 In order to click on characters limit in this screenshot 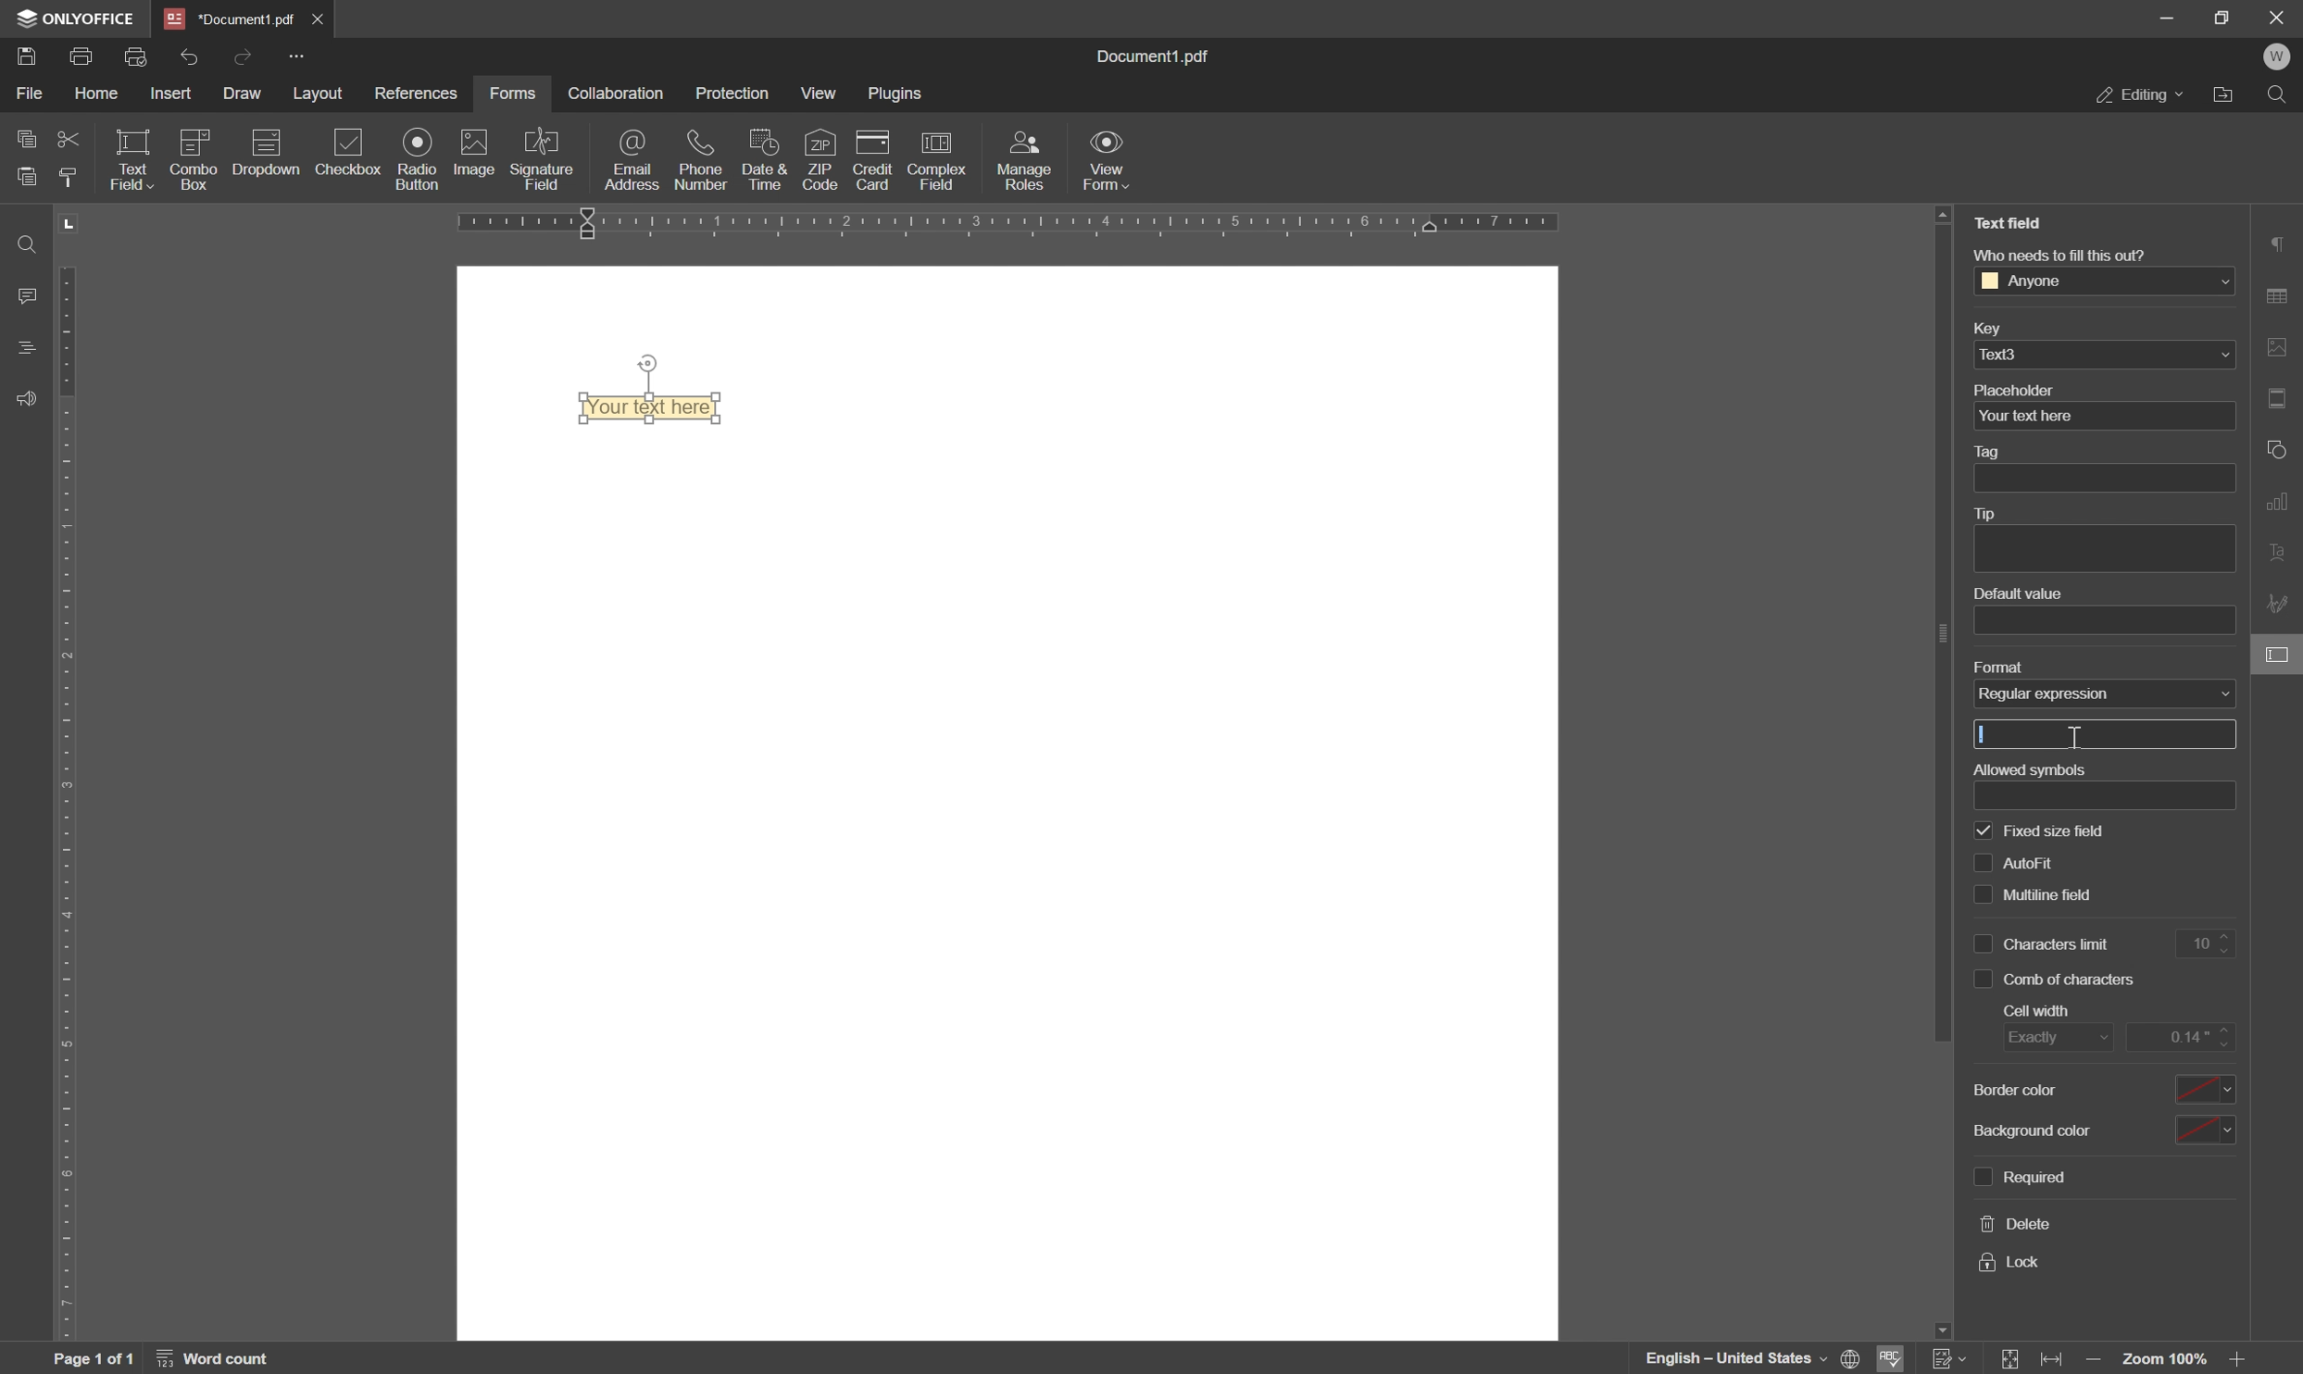, I will do `click(2062, 893)`.